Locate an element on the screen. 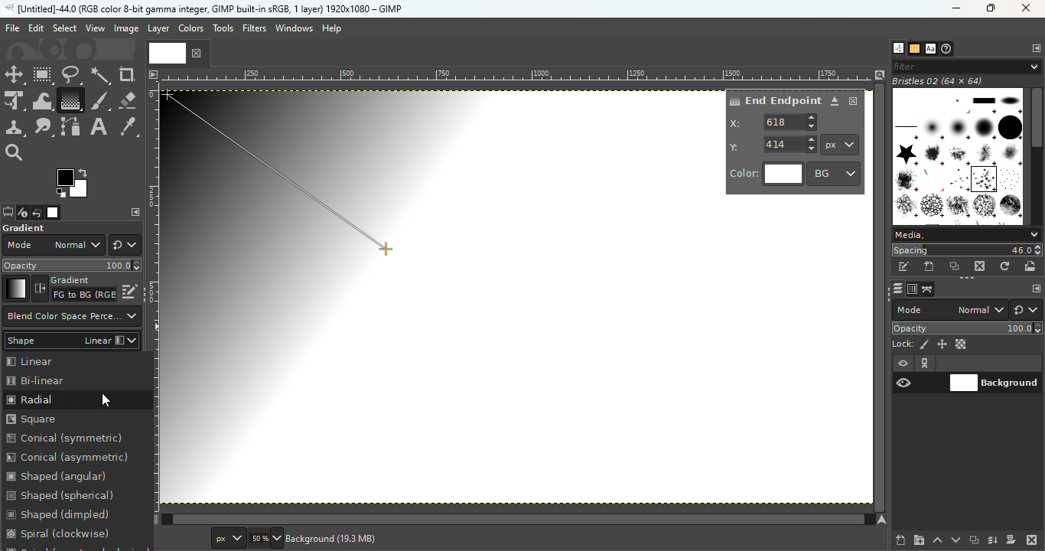 This screenshot has width=1045, height=551. Reverse is located at coordinates (74, 289).